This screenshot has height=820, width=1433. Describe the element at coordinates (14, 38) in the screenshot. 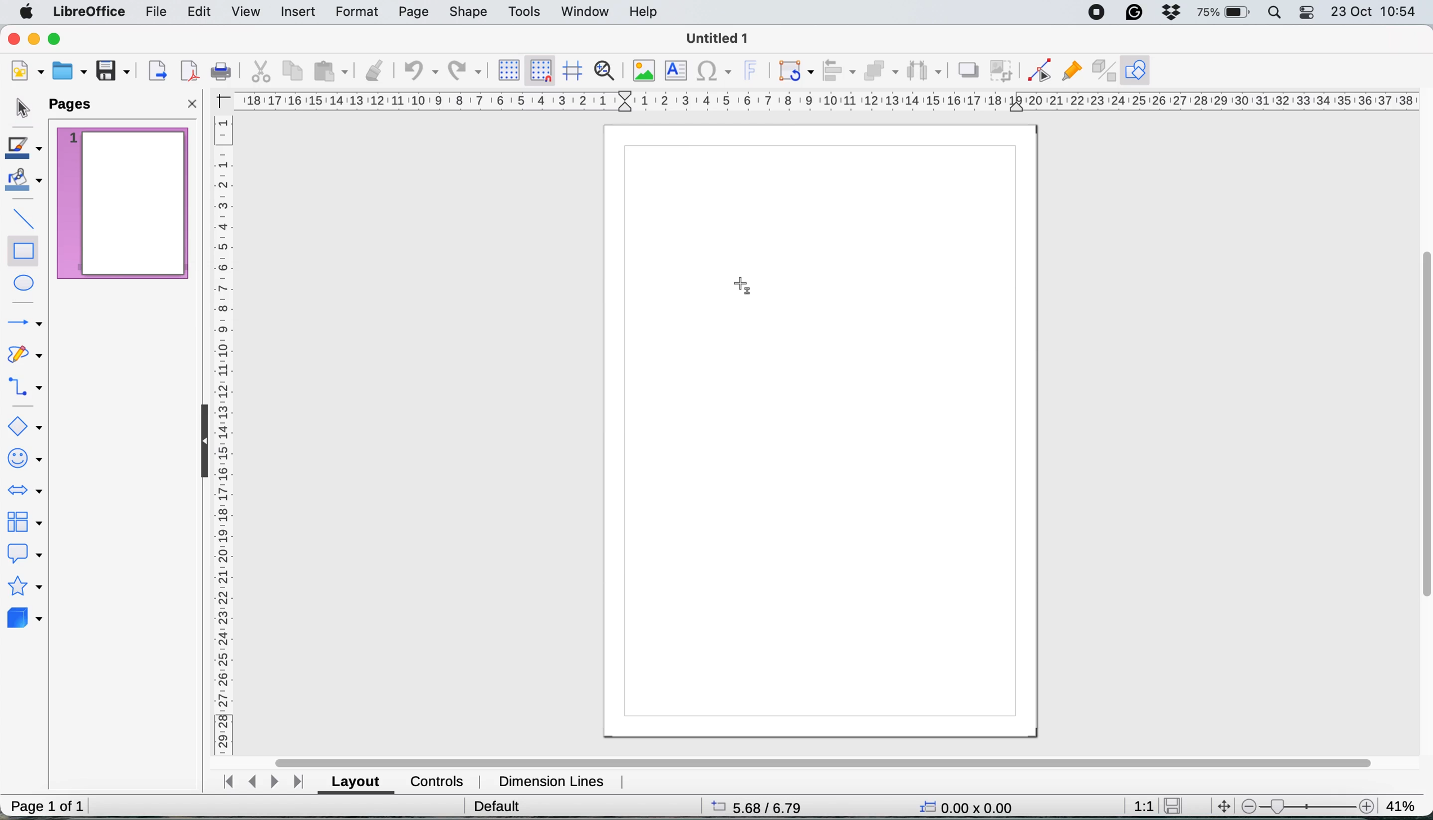

I see `close` at that location.